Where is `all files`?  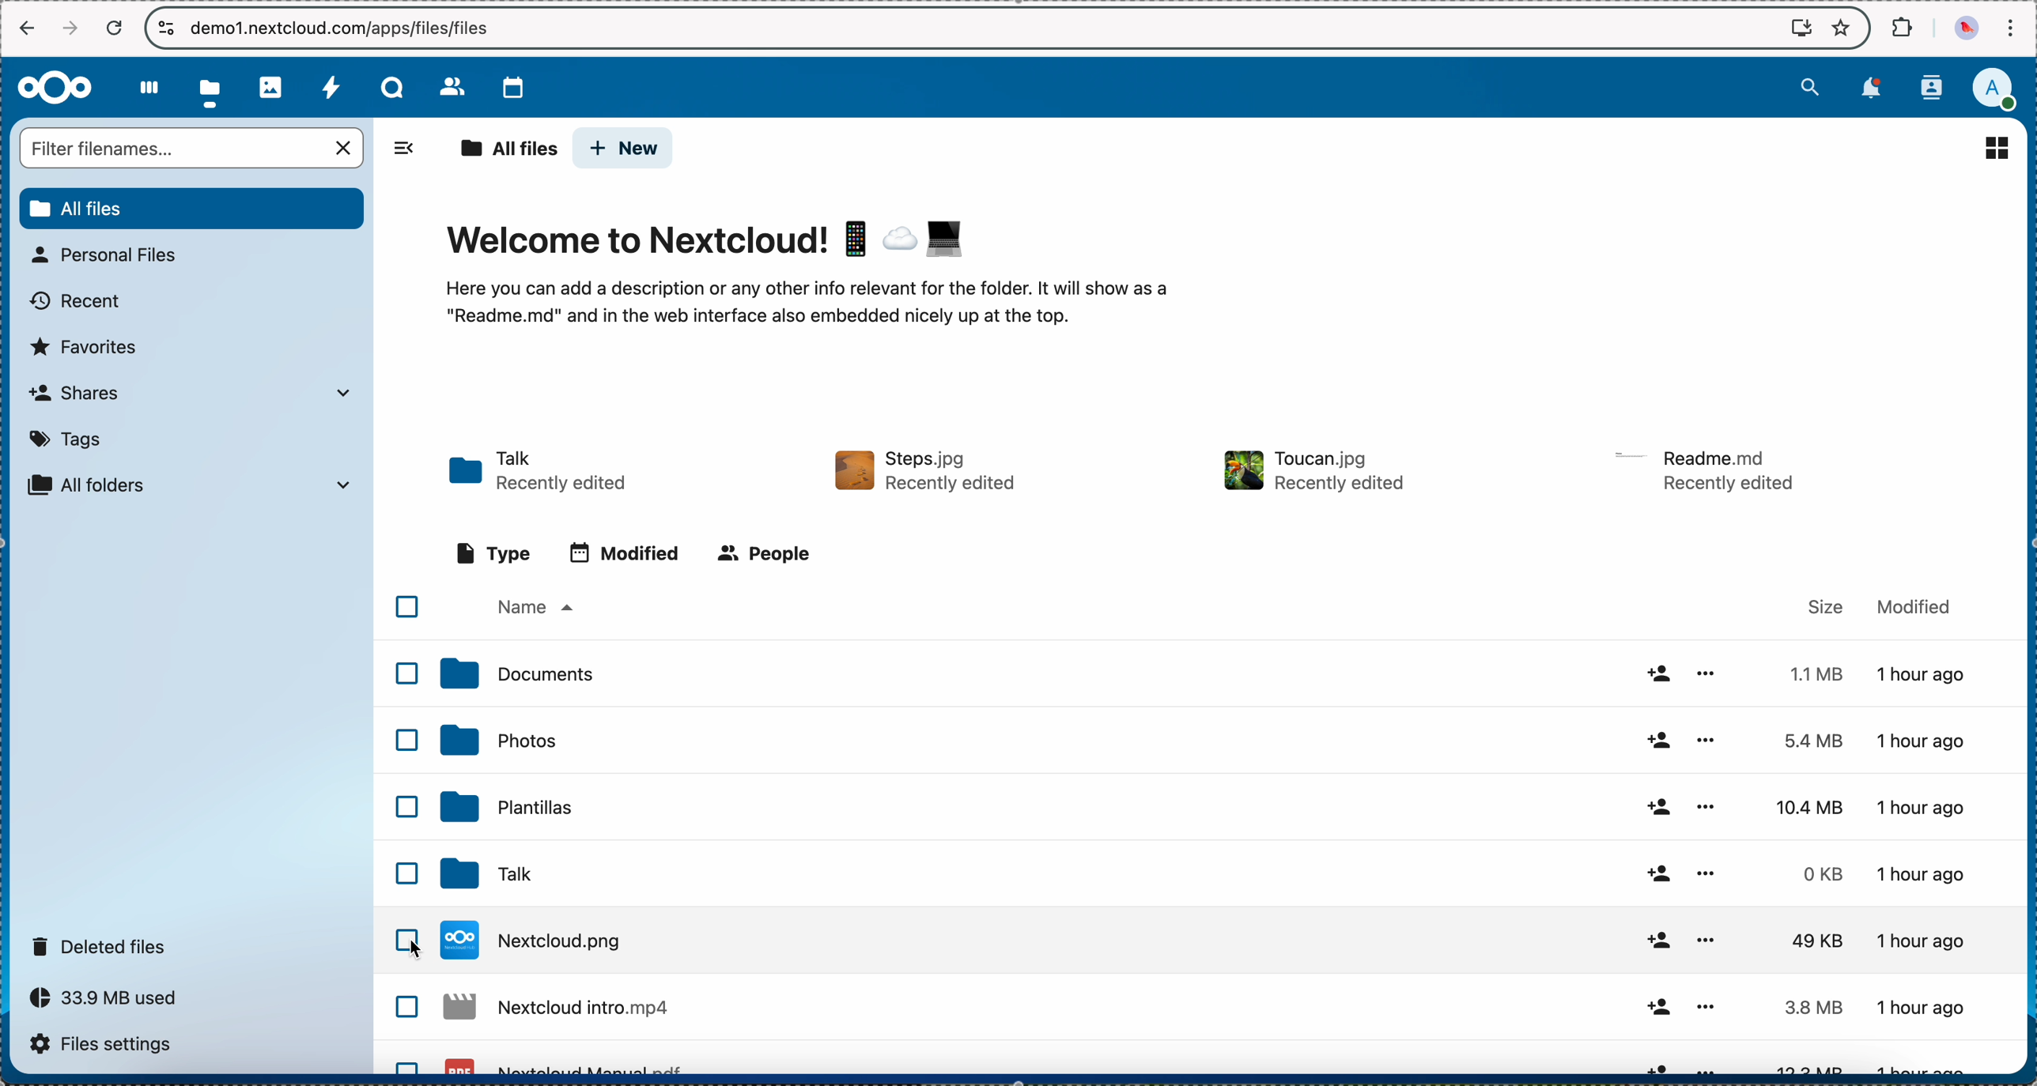
all files is located at coordinates (503, 147).